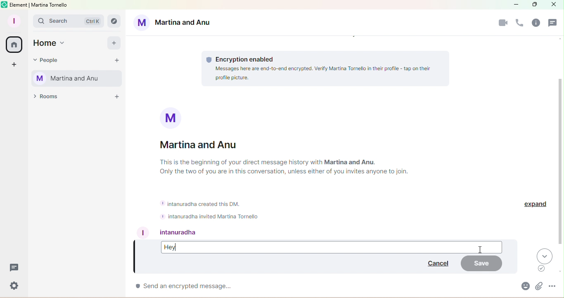  I want to click on Threads, so click(14, 270).